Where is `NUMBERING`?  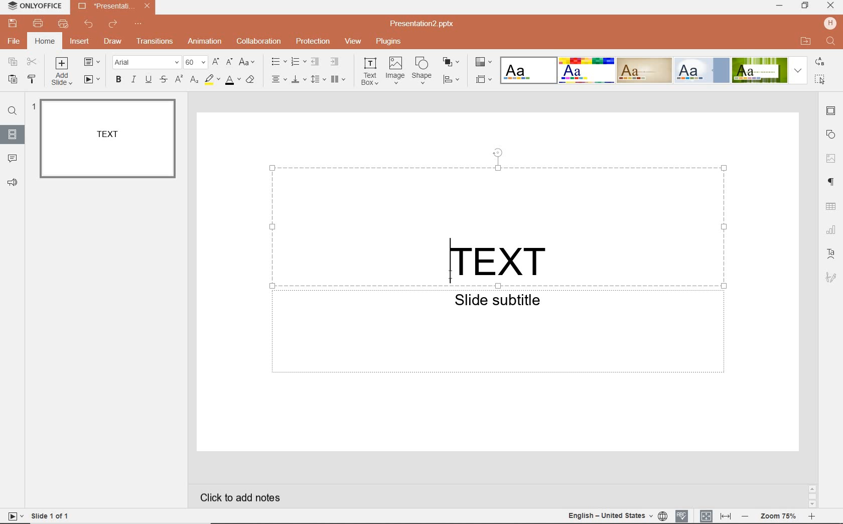
NUMBERING is located at coordinates (298, 63).